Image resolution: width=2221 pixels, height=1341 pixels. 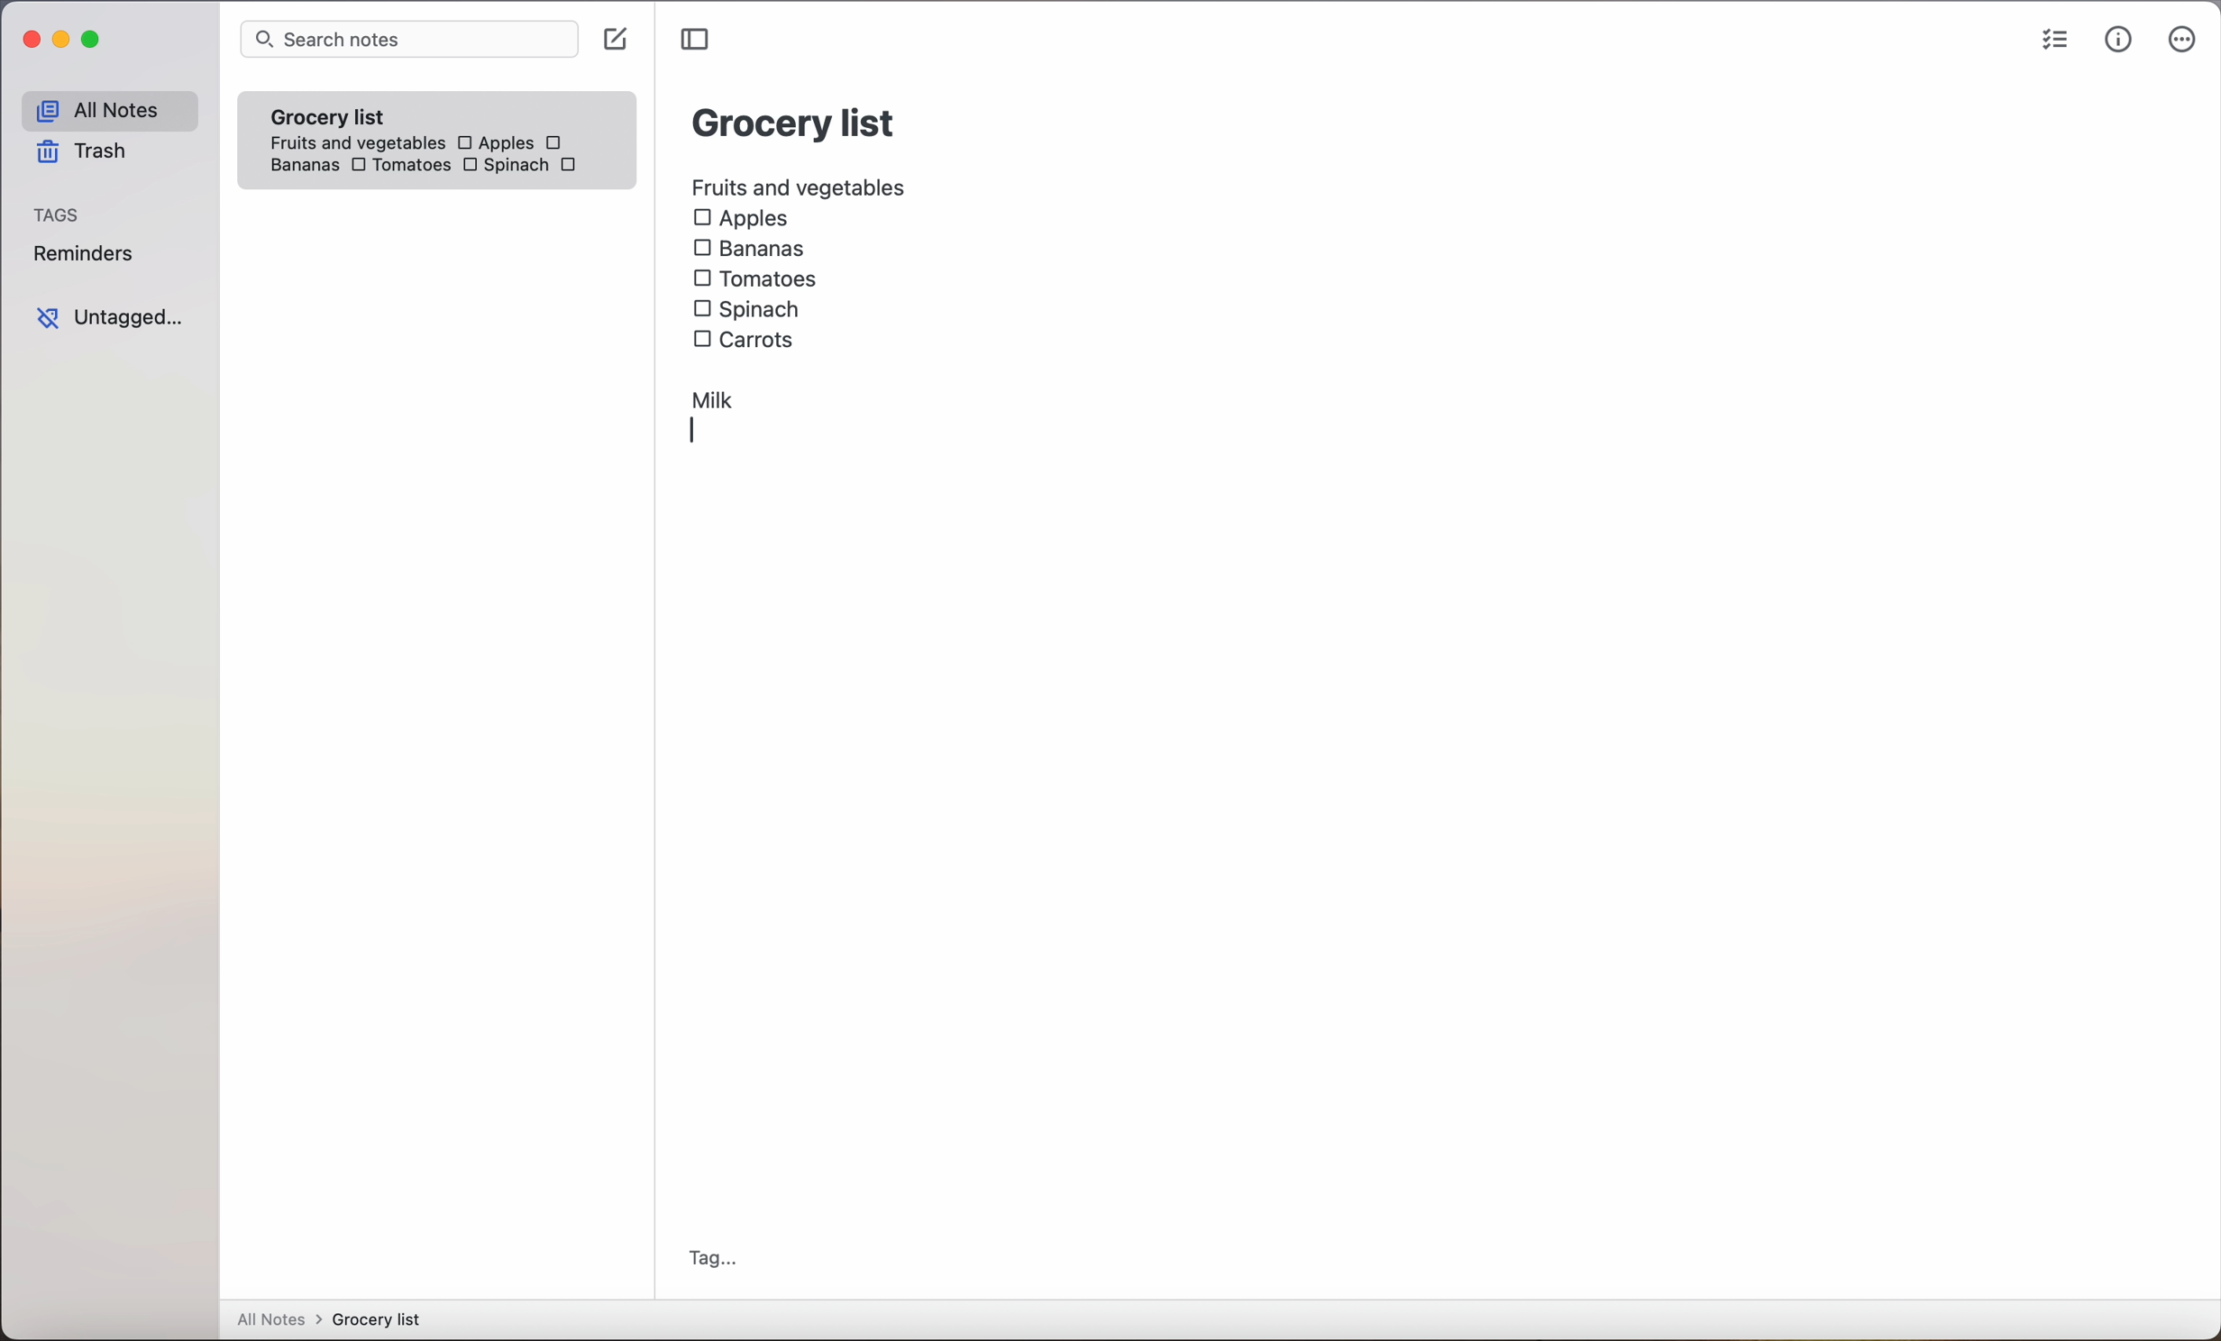 What do you see at coordinates (408, 41) in the screenshot?
I see `search bar` at bounding box center [408, 41].